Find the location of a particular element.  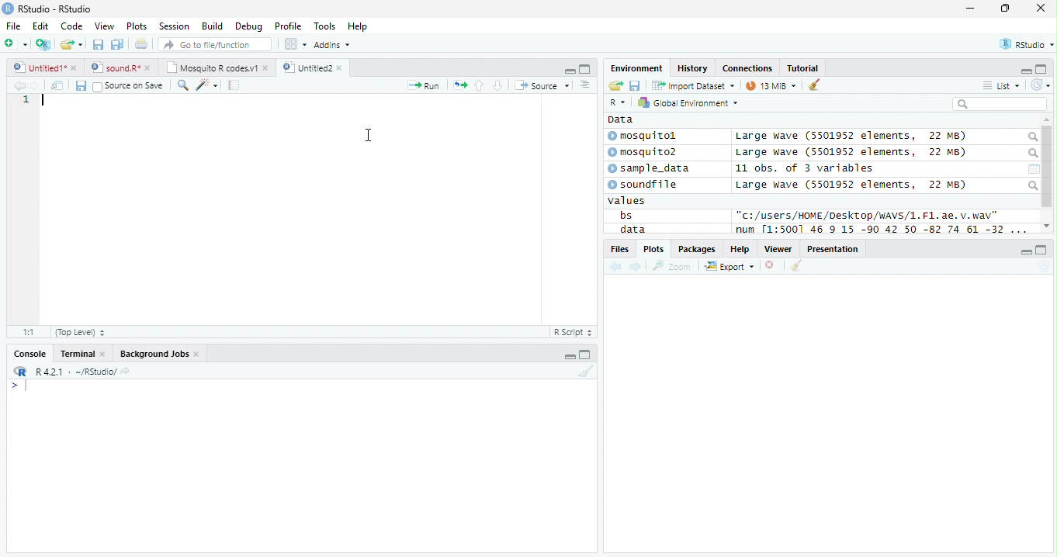

Help is located at coordinates (740, 248).